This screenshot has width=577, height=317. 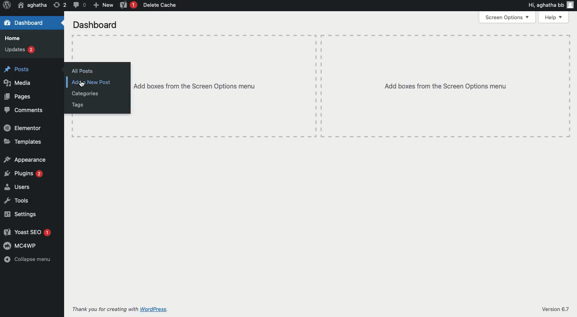 What do you see at coordinates (24, 110) in the screenshot?
I see `Comments` at bounding box center [24, 110].